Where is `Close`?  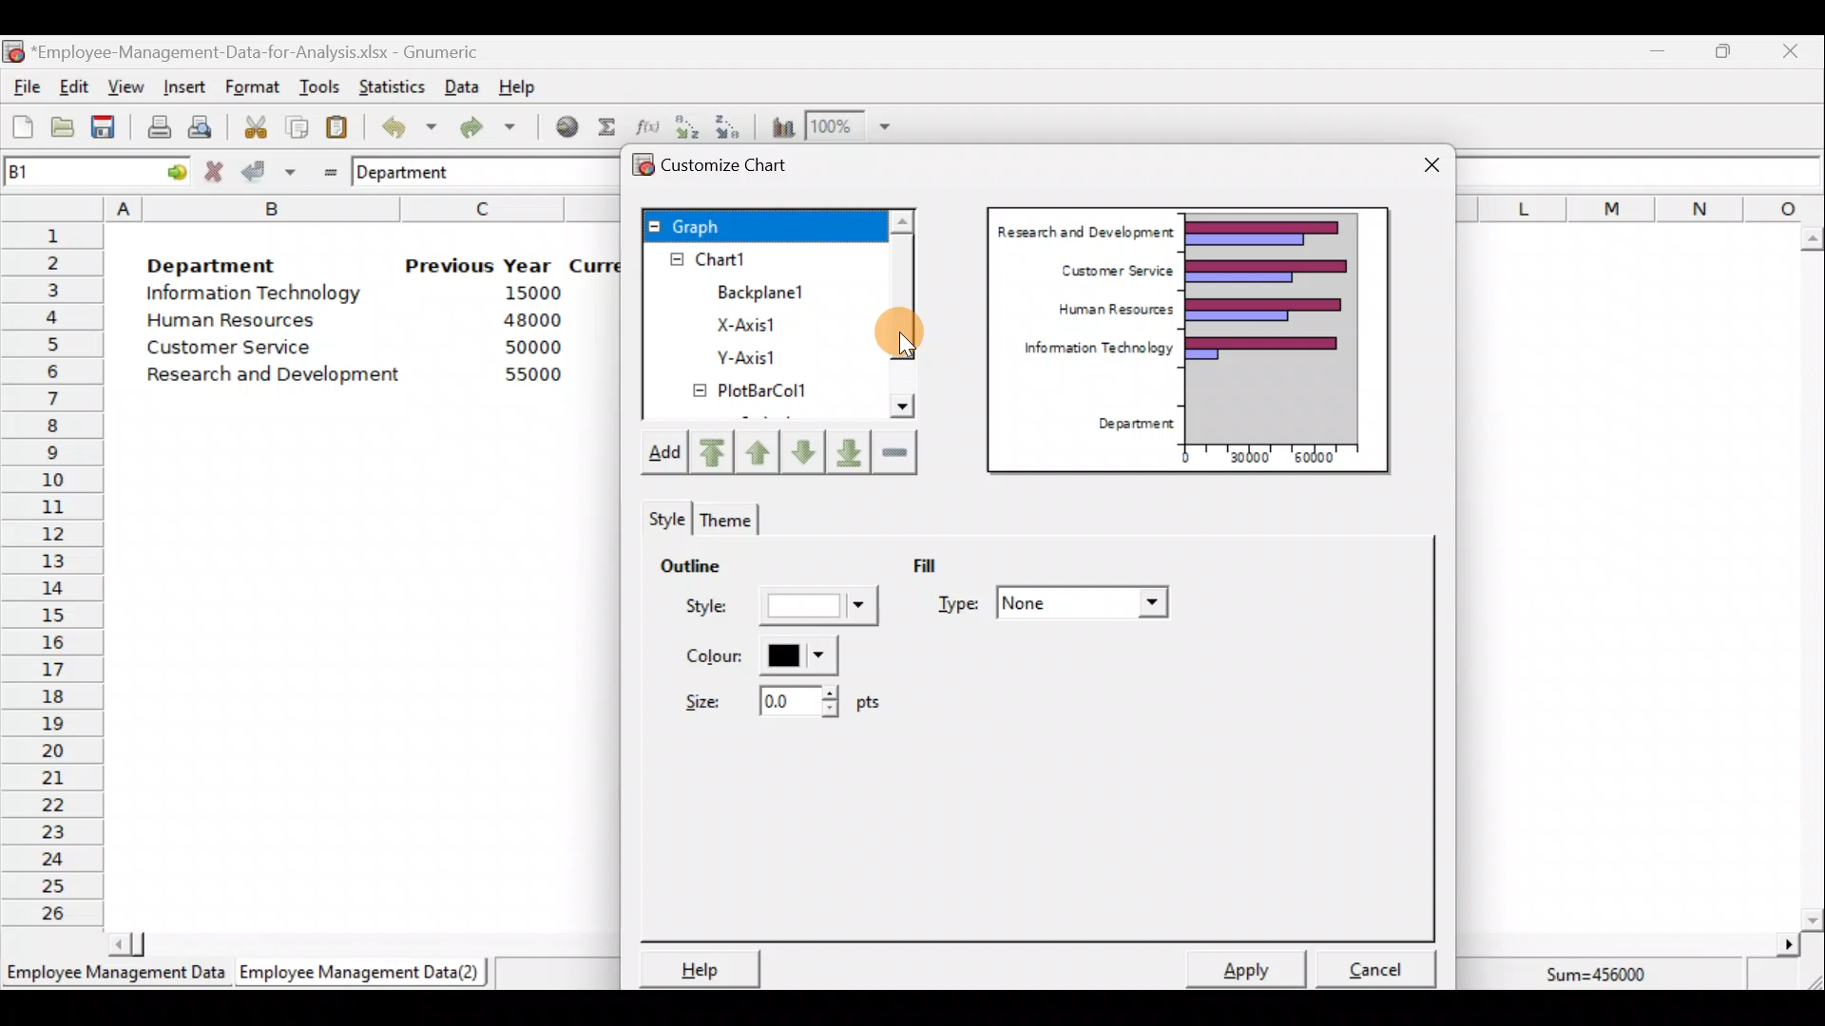
Close is located at coordinates (1431, 167).